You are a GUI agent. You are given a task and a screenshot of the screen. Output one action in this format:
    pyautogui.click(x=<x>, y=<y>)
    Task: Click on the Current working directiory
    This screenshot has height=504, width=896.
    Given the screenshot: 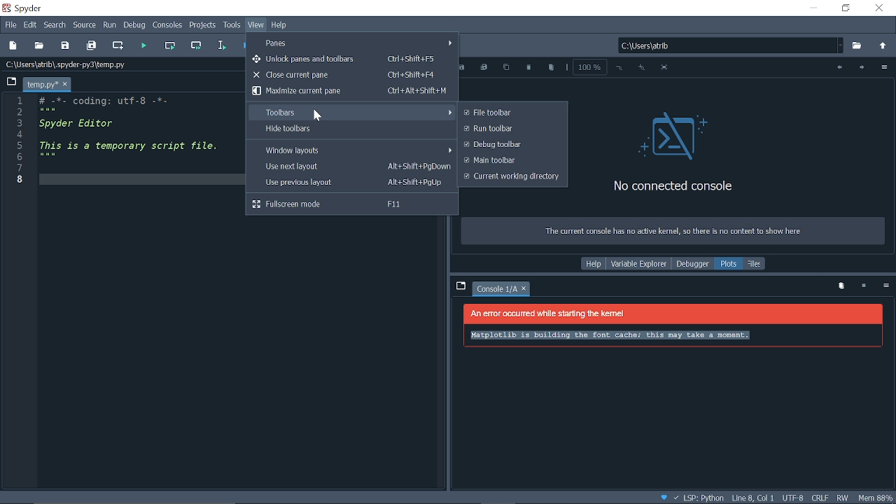 What is the action you would take?
    pyautogui.click(x=511, y=177)
    